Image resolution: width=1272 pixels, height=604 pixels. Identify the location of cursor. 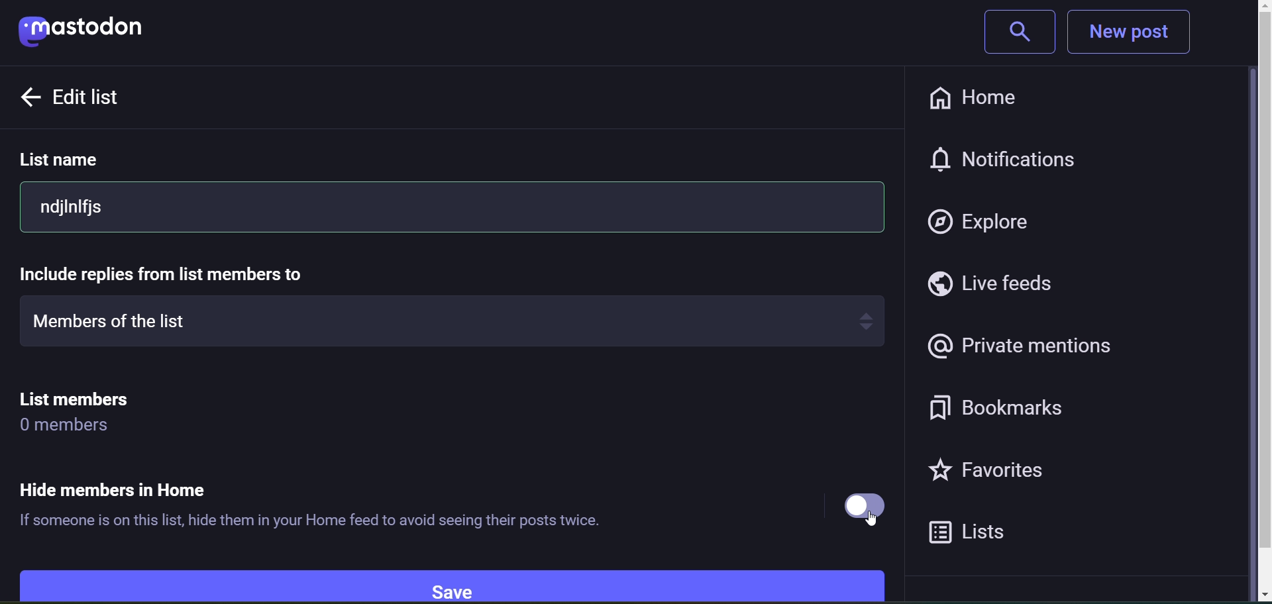
(876, 527).